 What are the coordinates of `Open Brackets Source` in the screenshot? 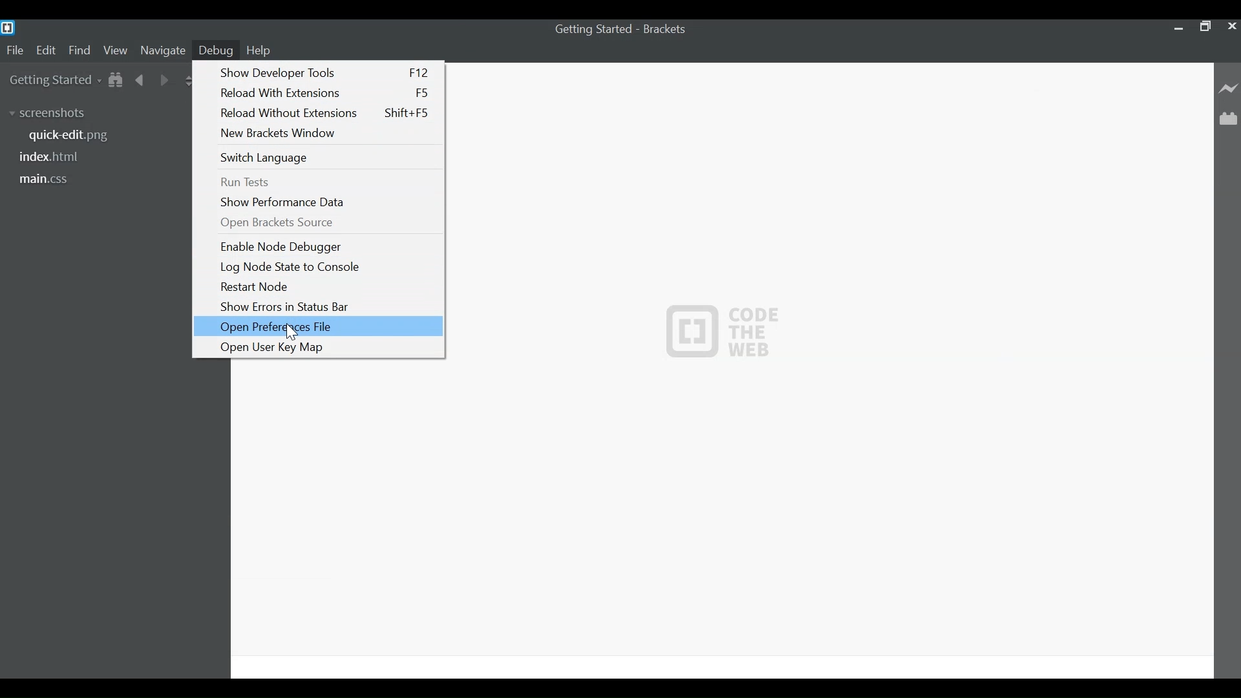 It's located at (324, 223).